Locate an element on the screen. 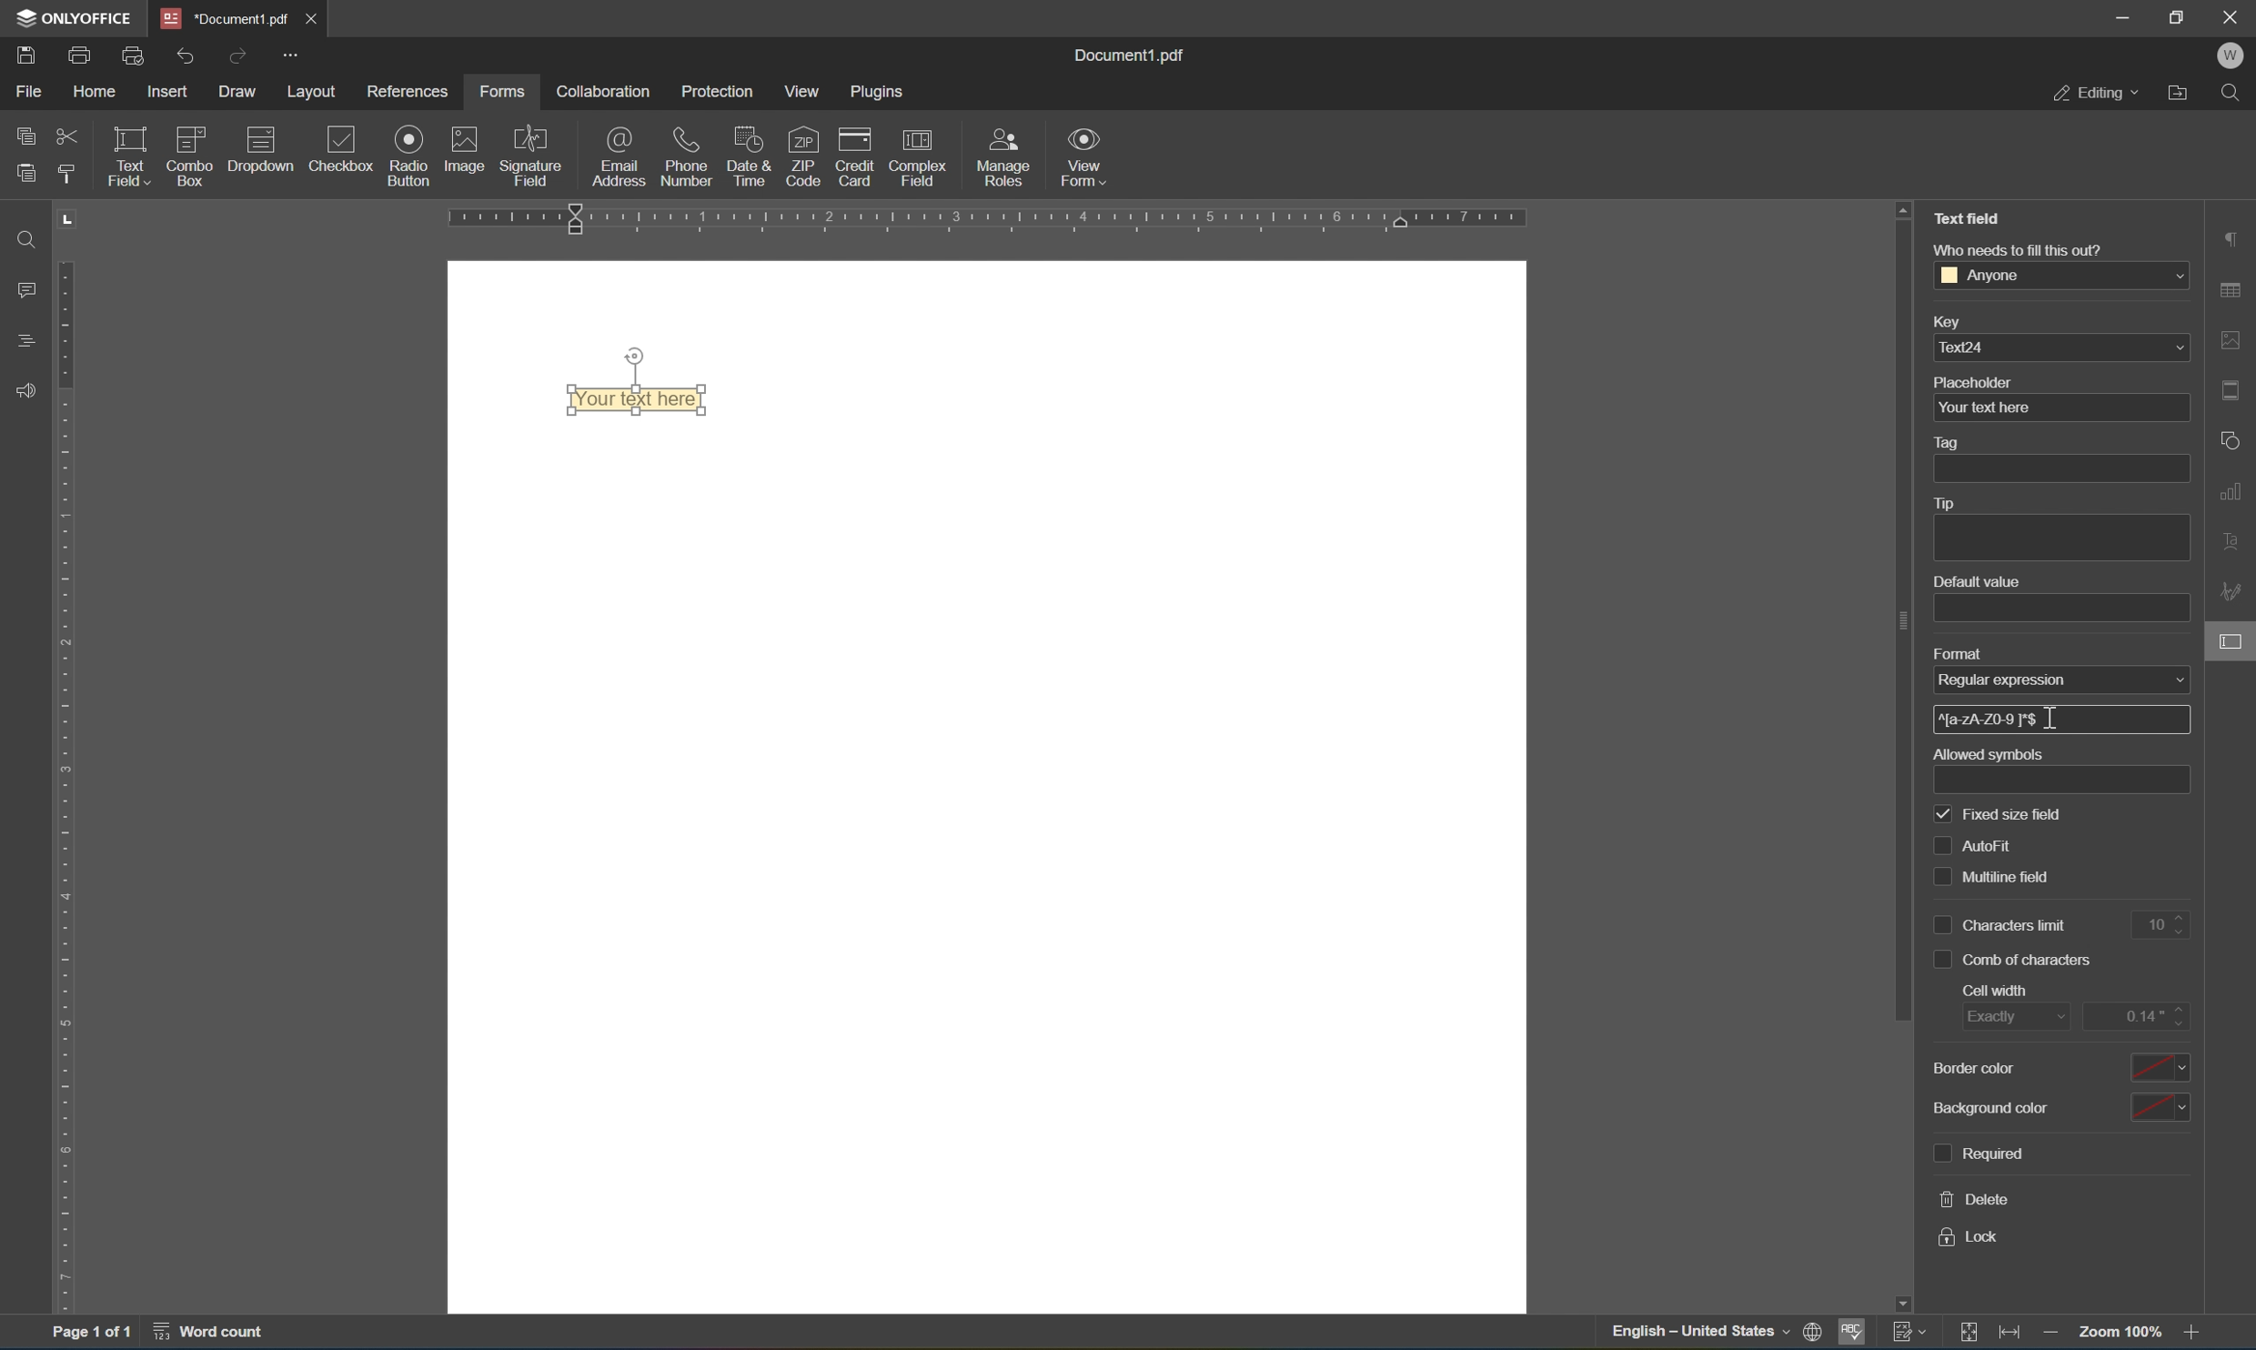 The width and height of the screenshot is (2256, 1350). allowed symbols is located at coordinates (1988, 754).